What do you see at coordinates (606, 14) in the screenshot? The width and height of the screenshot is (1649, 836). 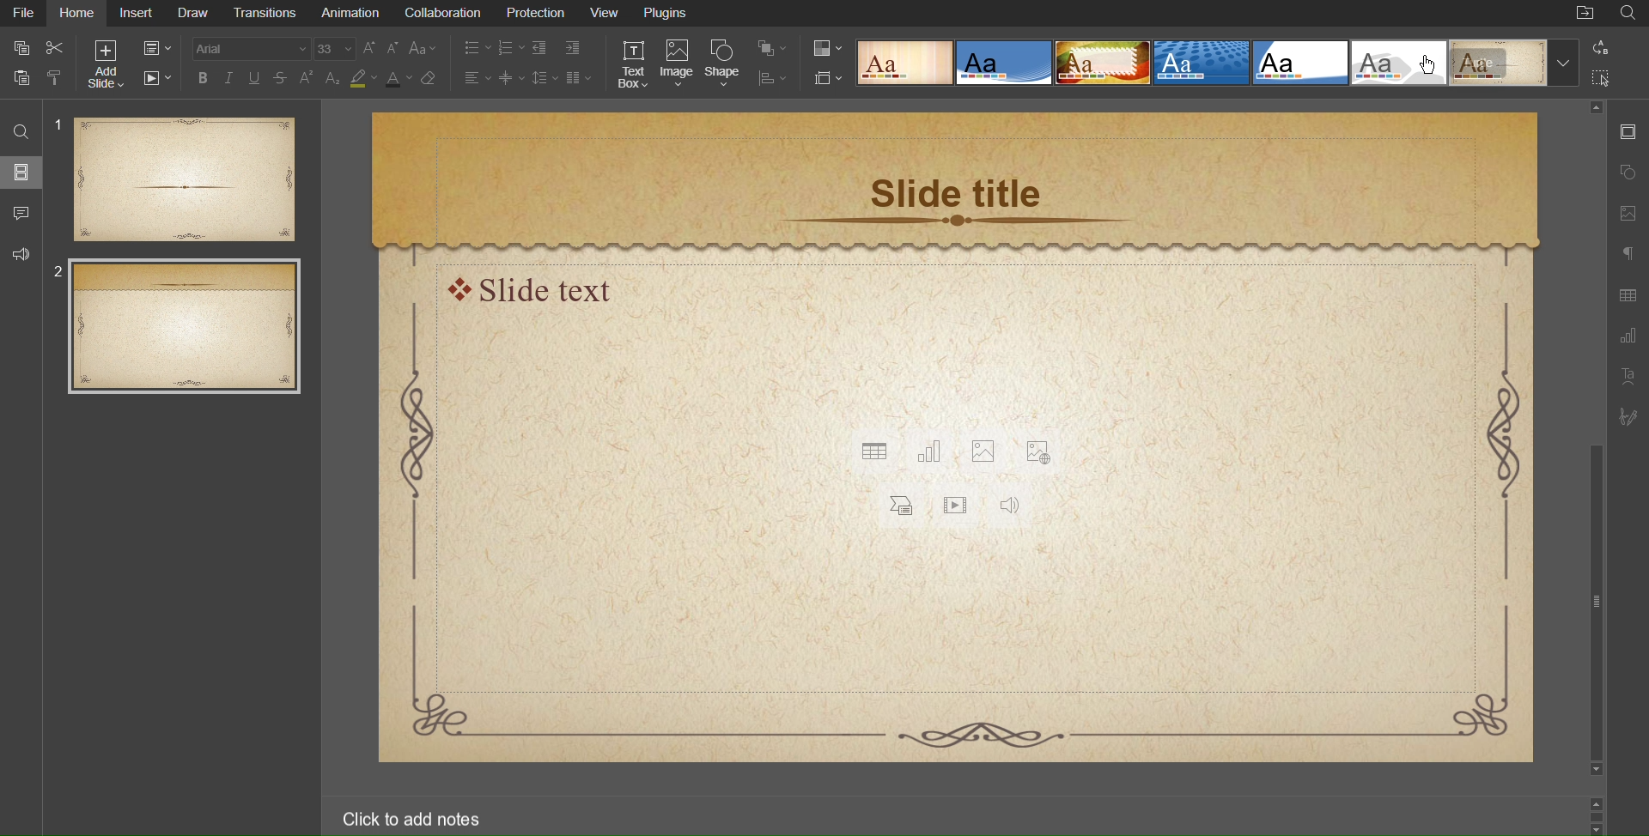 I see `View` at bounding box center [606, 14].